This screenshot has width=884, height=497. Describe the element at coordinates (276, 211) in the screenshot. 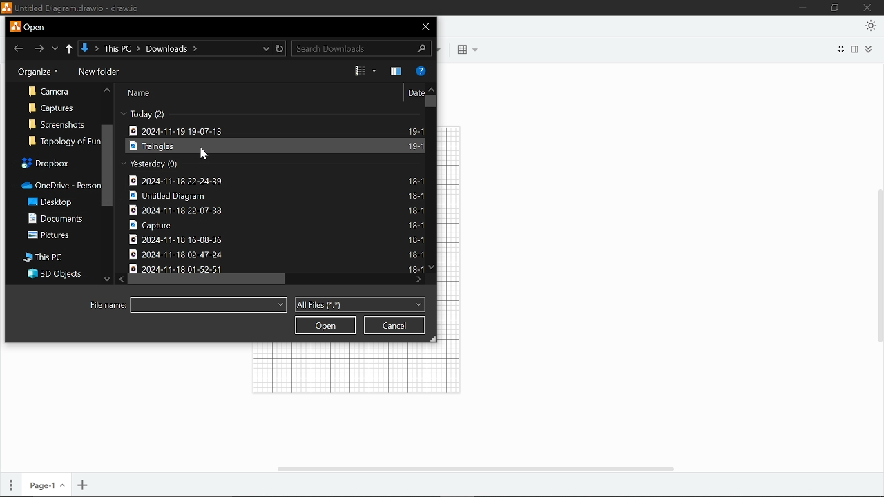

I see `2024-11-18 22-07-38   18-1` at that location.